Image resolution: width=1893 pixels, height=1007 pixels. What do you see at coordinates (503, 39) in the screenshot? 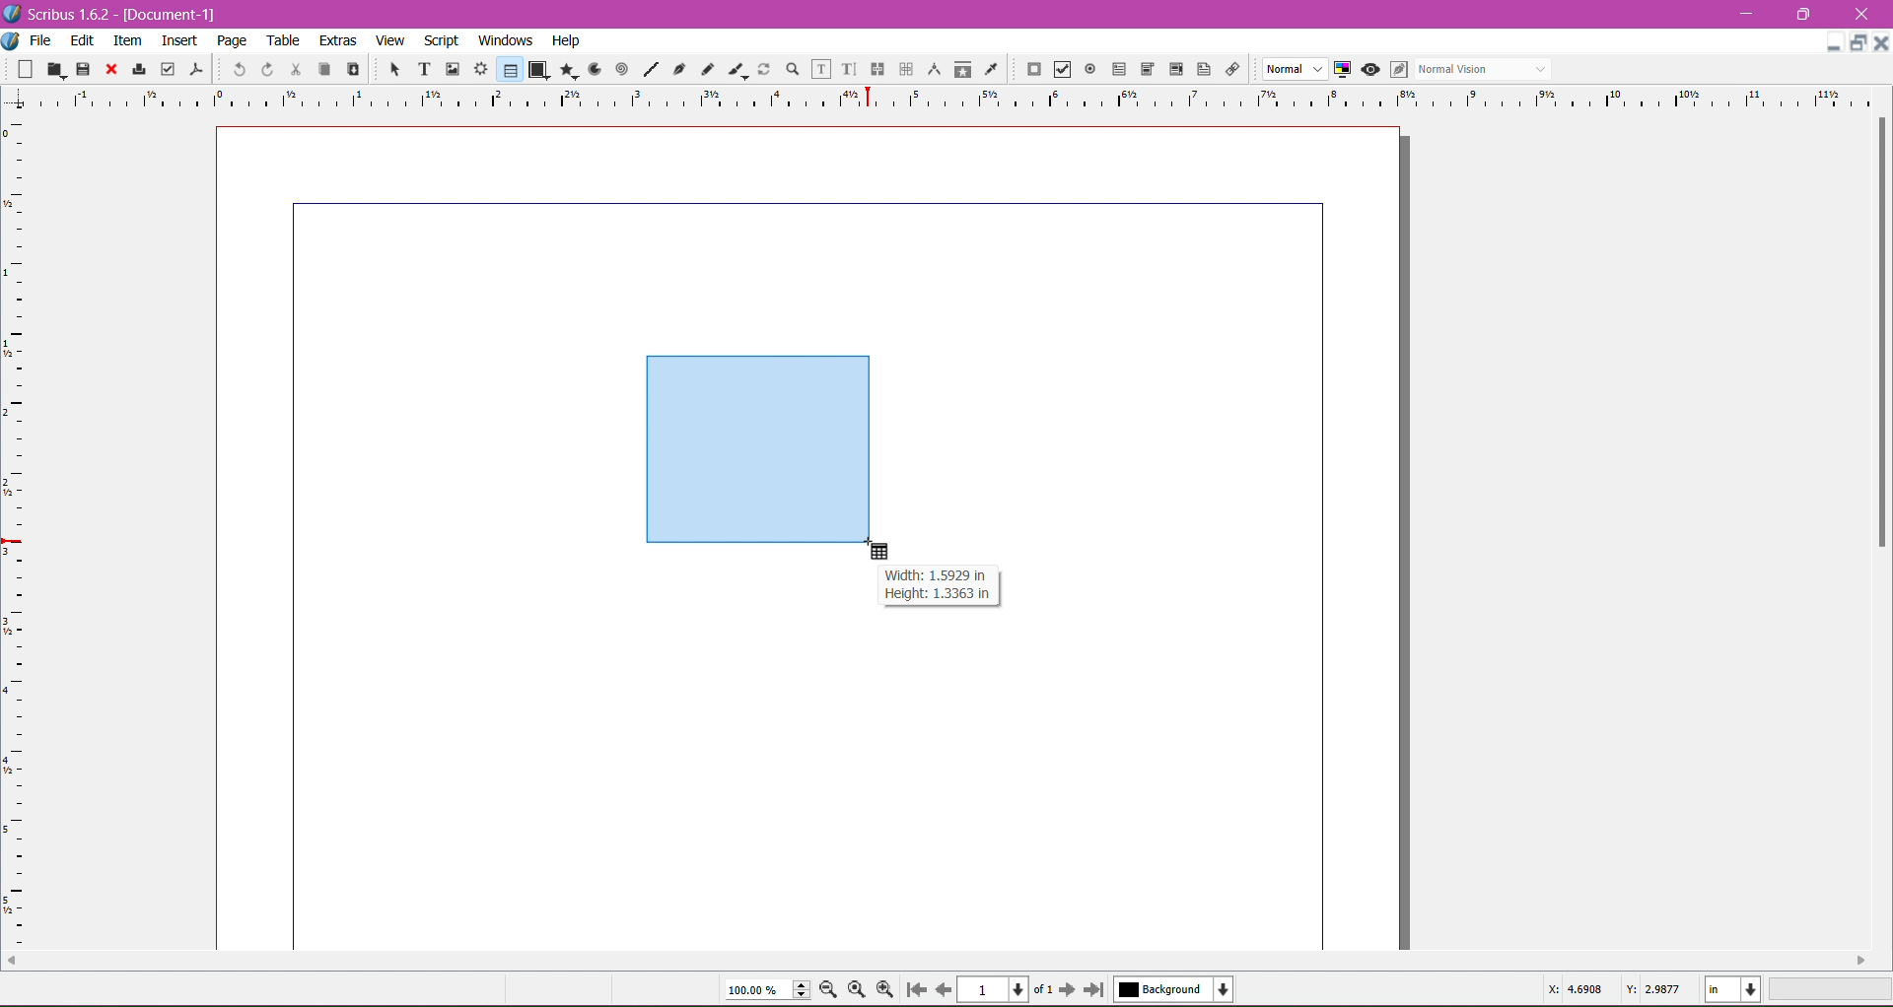
I see `Windows` at bounding box center [503, 39].